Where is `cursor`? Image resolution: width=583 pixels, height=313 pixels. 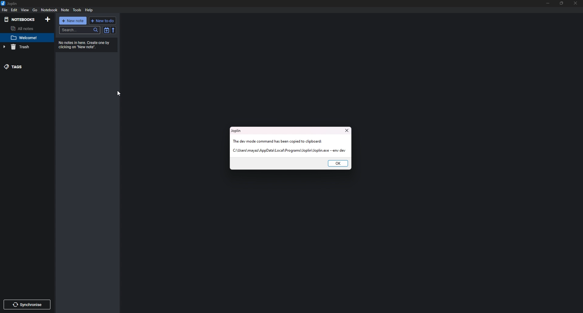
cursor is located at coordinates (118, 94).